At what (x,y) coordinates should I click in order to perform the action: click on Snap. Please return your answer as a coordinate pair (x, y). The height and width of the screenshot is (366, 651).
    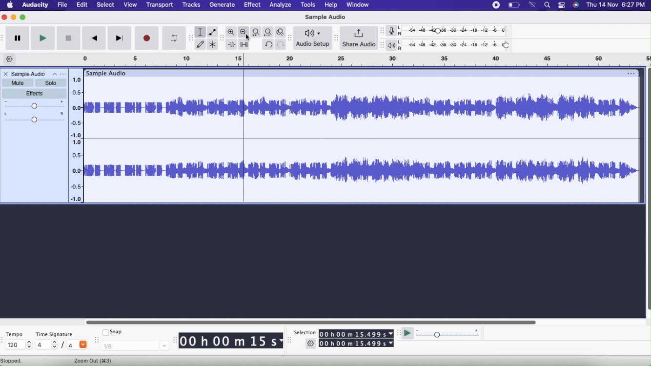
    Looking at the image, I should click on (115, 332).